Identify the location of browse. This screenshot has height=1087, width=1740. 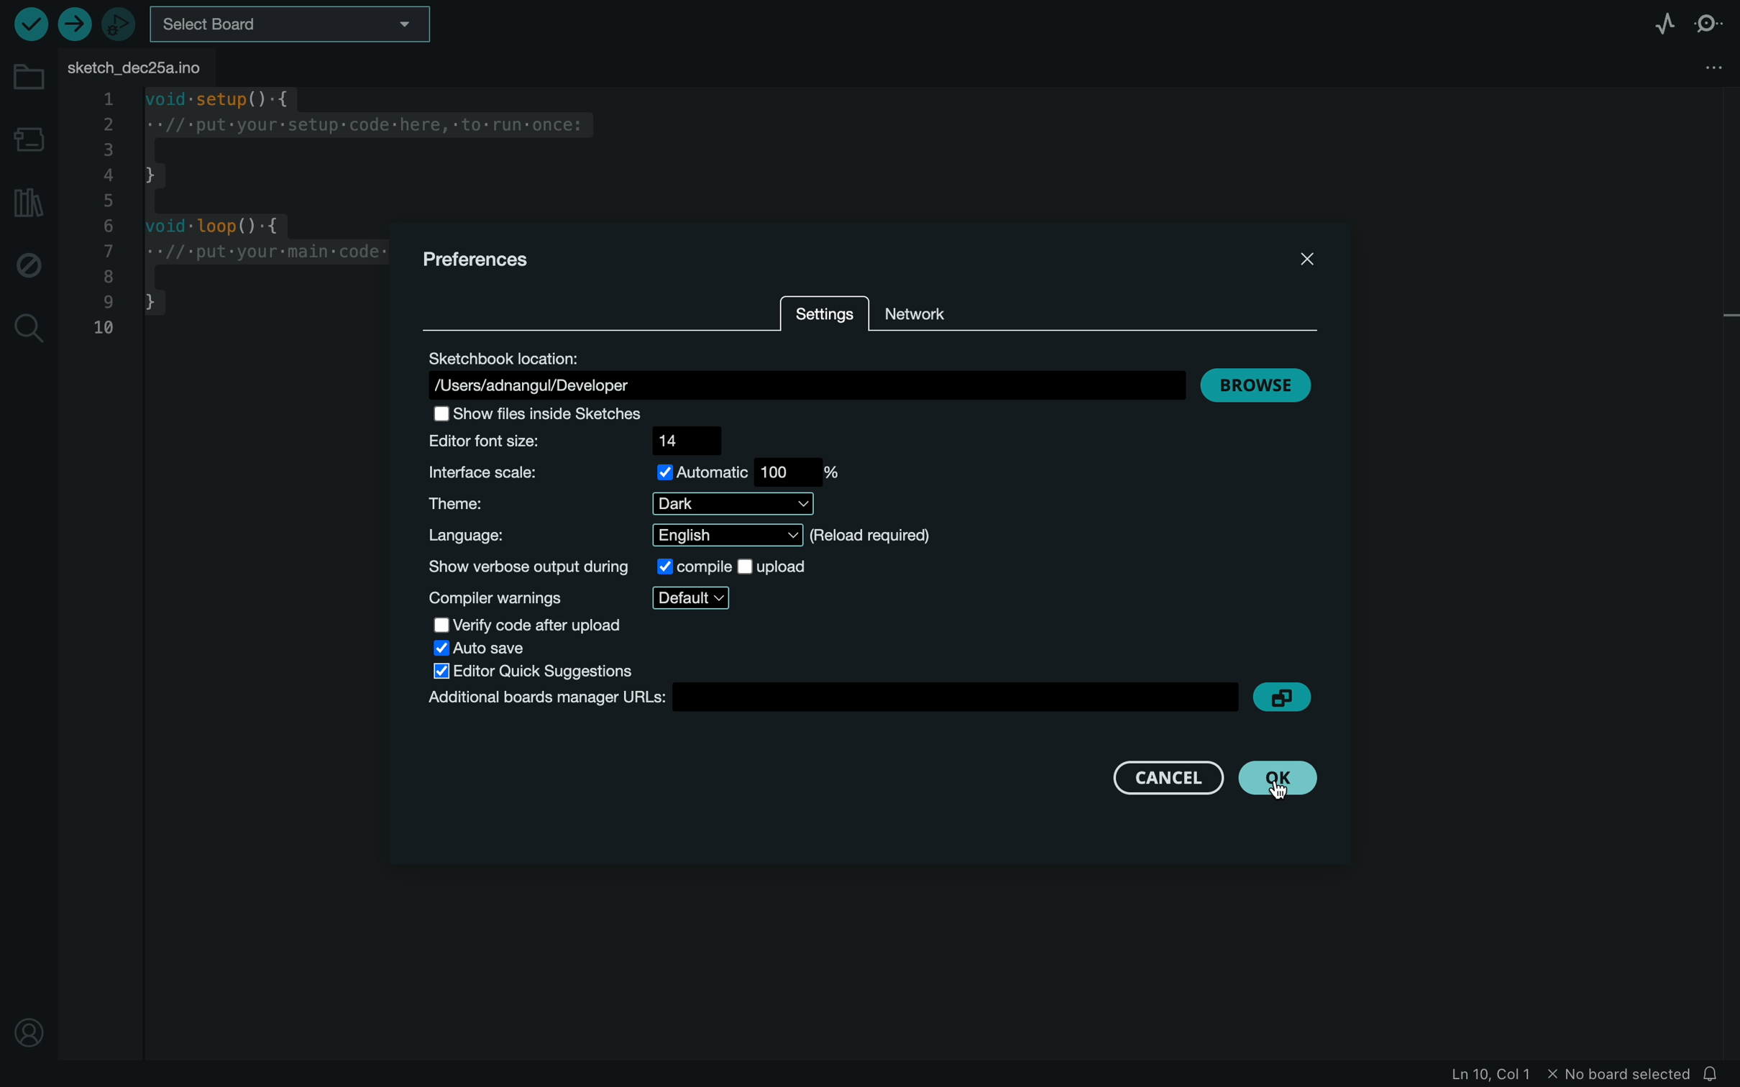
(1262, 380).